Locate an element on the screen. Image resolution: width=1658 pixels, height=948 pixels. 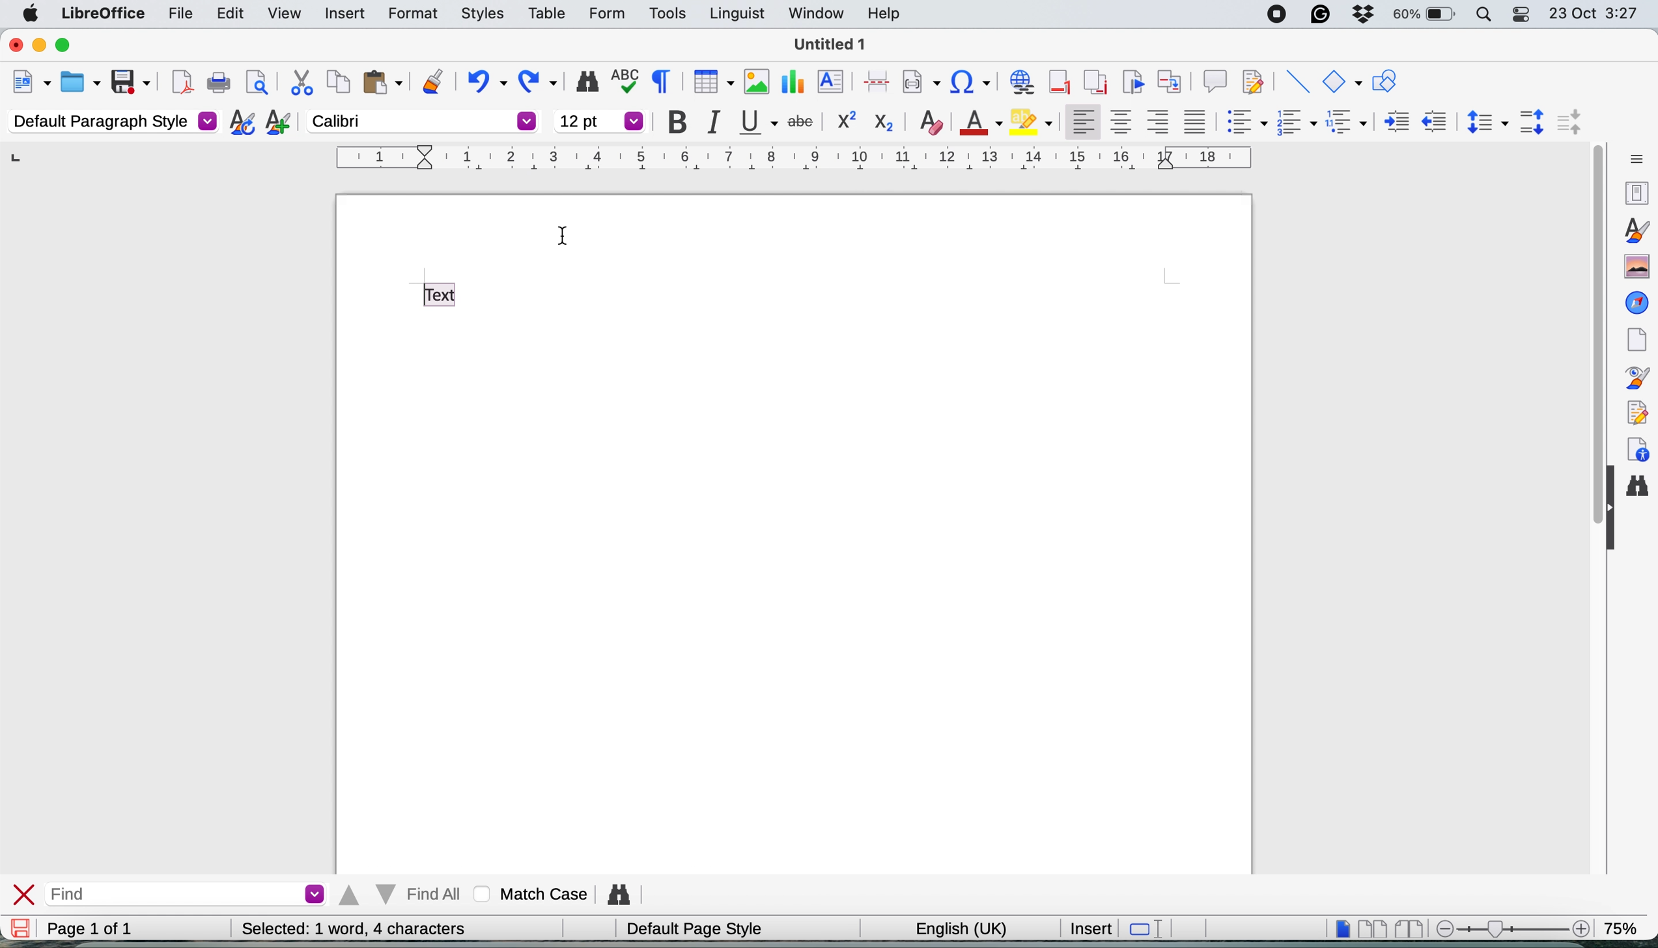
insert text box is located at coordinates (833, 83).